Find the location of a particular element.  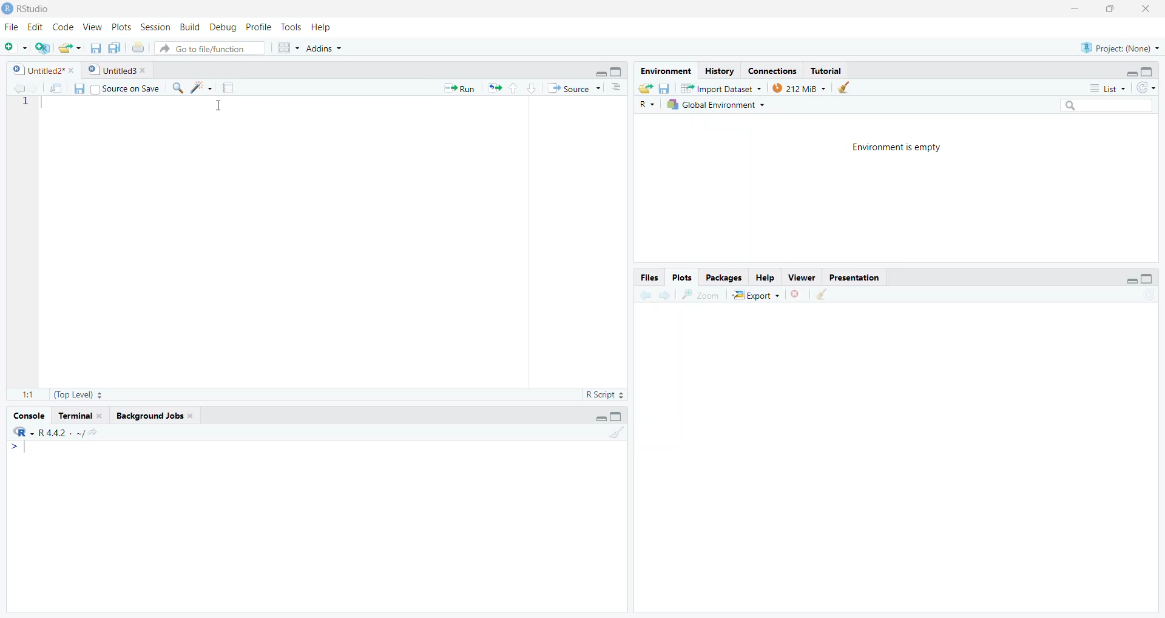

background jobs is located at coordinates (152, 418).